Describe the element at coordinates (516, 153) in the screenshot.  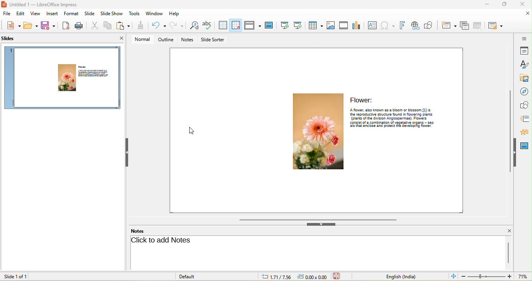
I see `hide` at that location.